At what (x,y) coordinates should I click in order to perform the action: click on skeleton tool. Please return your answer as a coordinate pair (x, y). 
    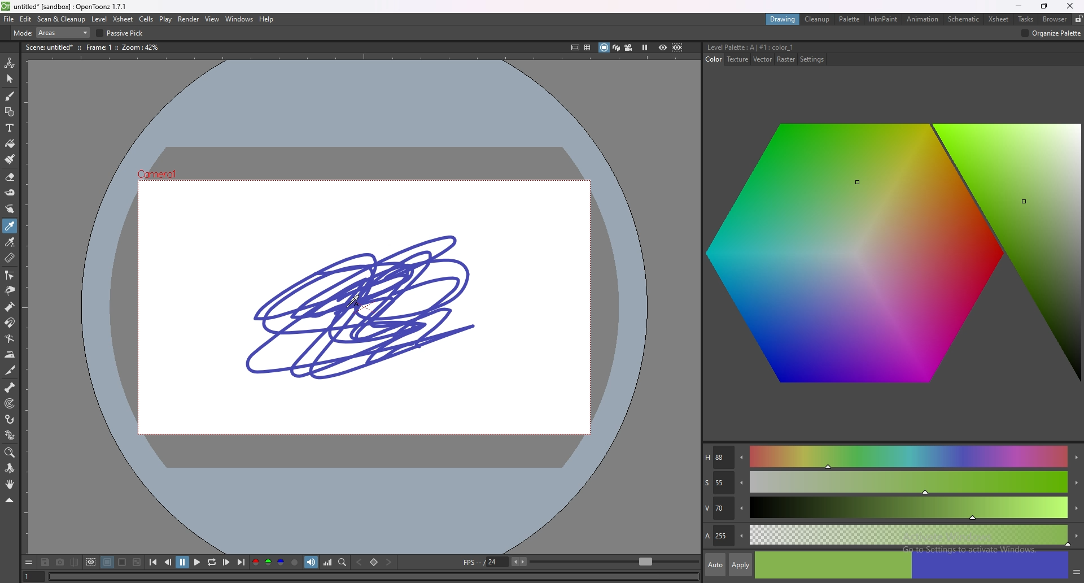
    Looking at the image, I should click on (10, 387).